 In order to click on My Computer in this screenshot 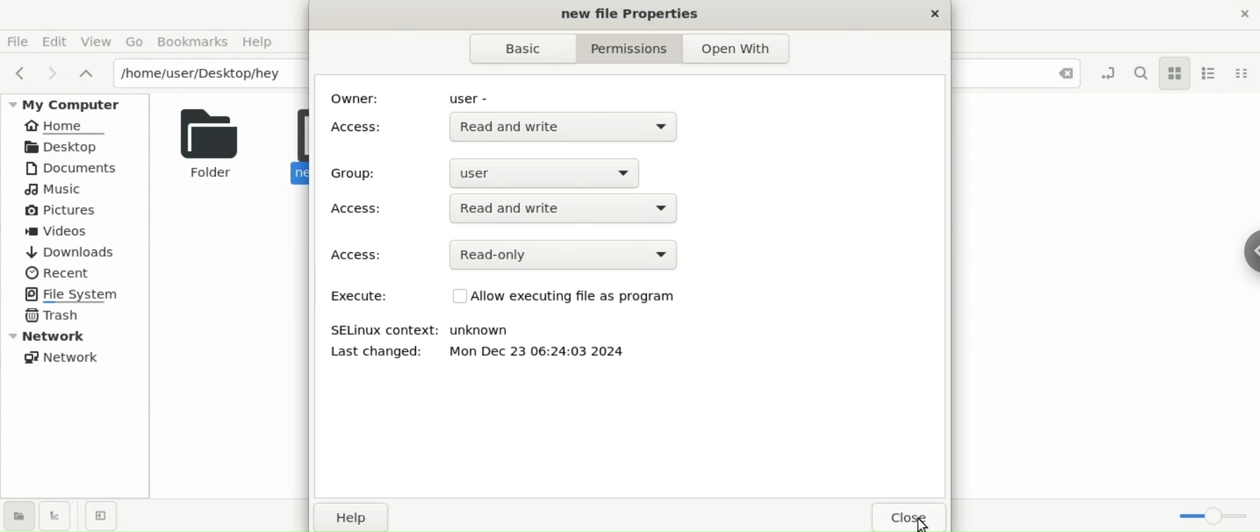, I will do `click(77, 104)`.